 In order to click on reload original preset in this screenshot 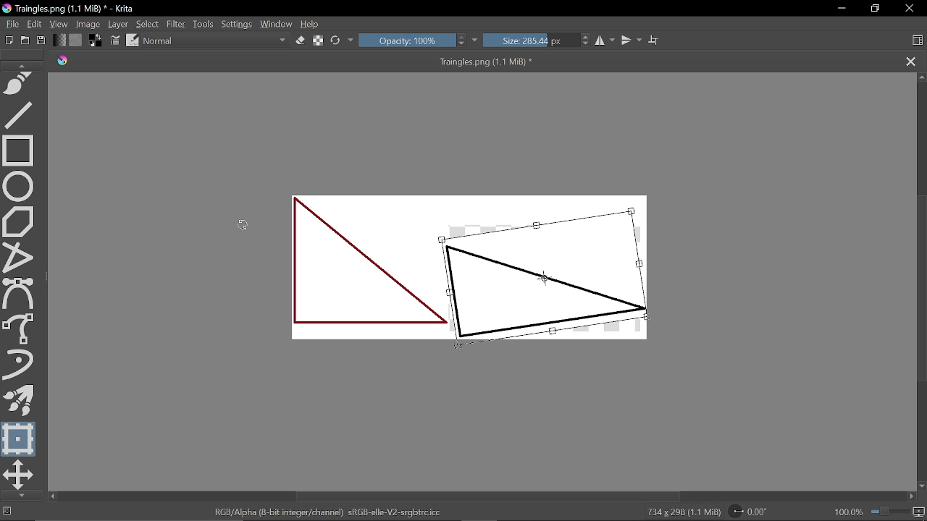, I will do `click(336, 41)`.